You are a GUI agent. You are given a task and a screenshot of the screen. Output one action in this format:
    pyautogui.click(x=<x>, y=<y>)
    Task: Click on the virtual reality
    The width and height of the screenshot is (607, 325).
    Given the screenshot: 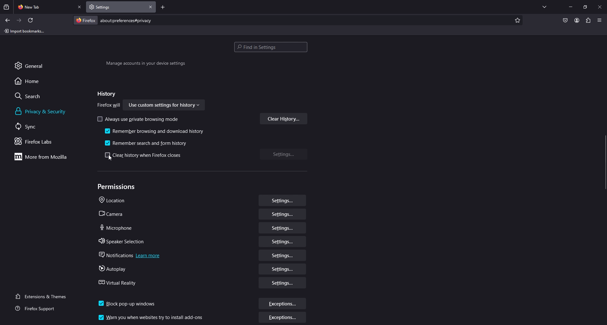 What is the action you would take?
    pyautogui.click(x=120, y=282)
    